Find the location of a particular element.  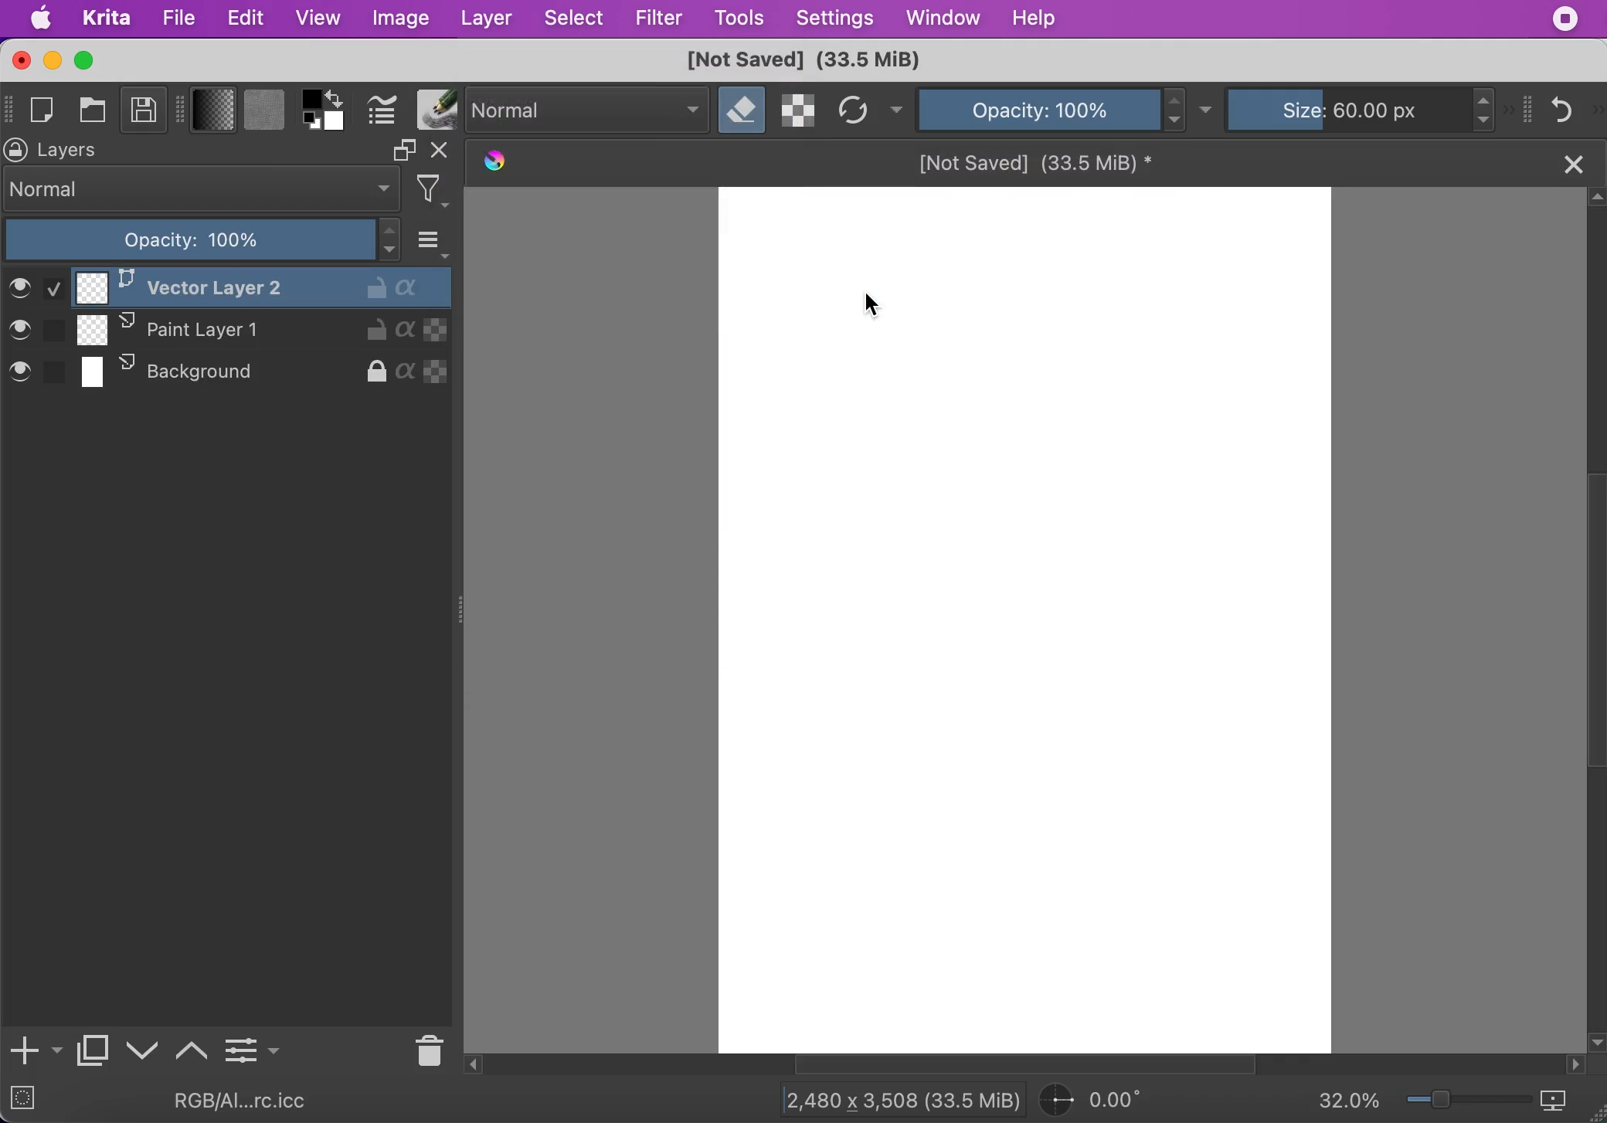

blending menu is located at coordinates (435, 239).